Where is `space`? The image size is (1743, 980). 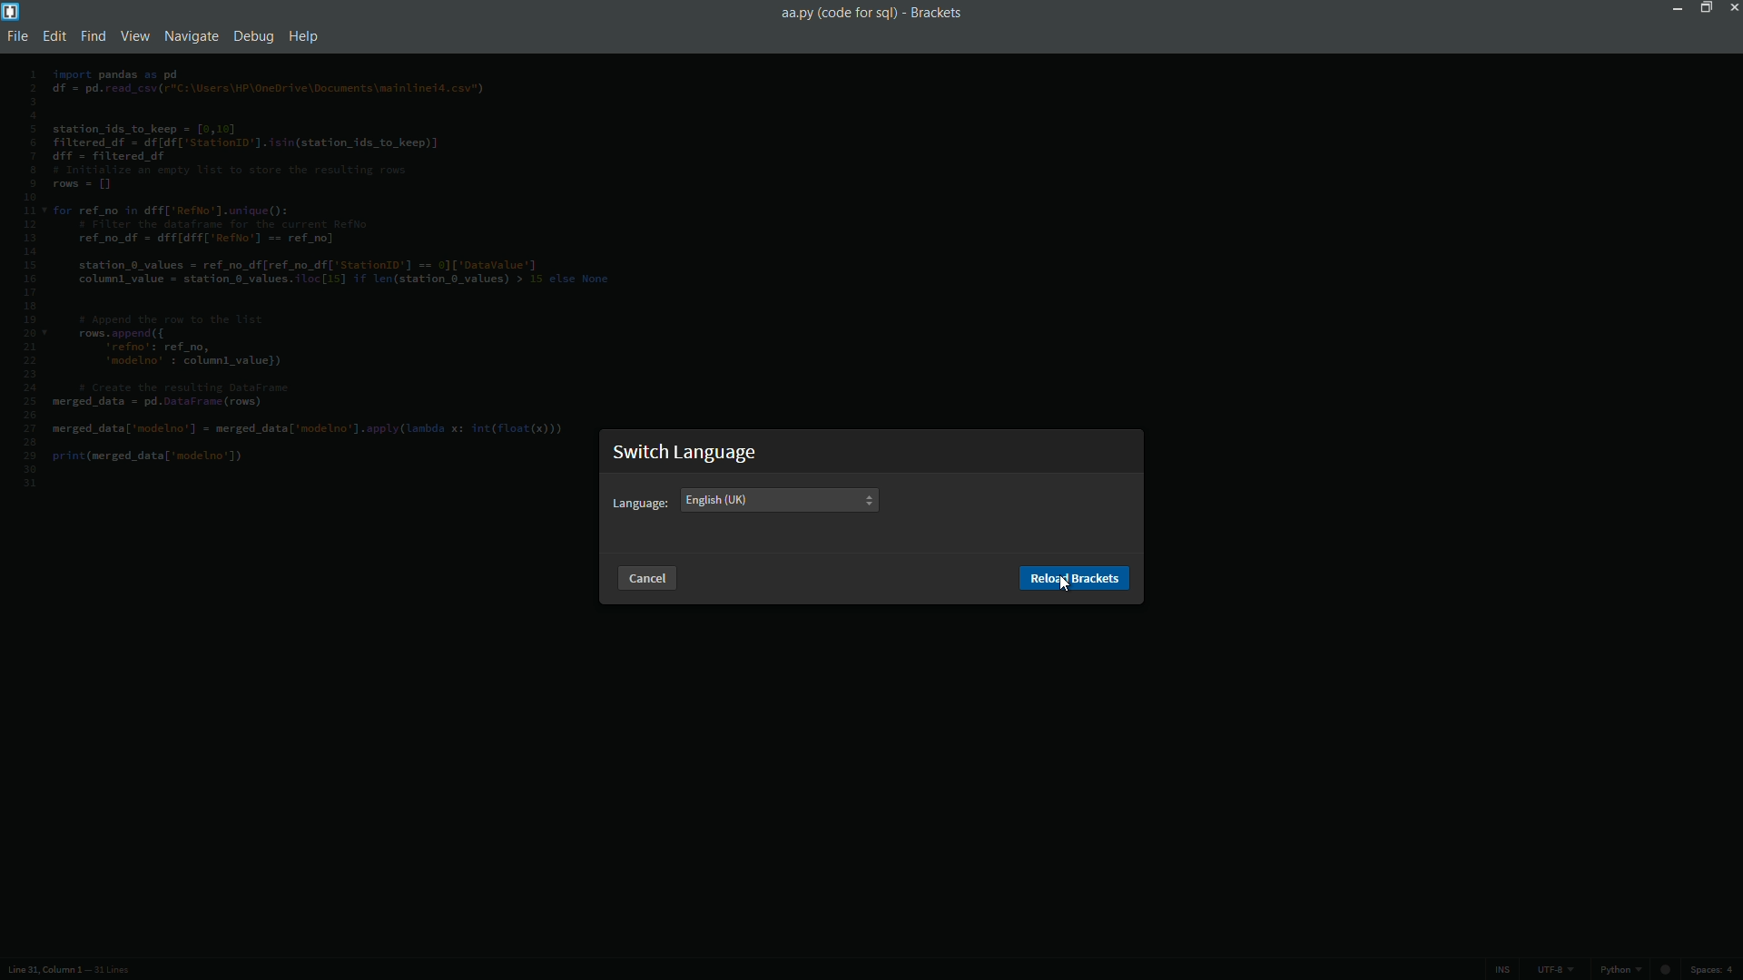
space is located at coordinates (1717, 971).